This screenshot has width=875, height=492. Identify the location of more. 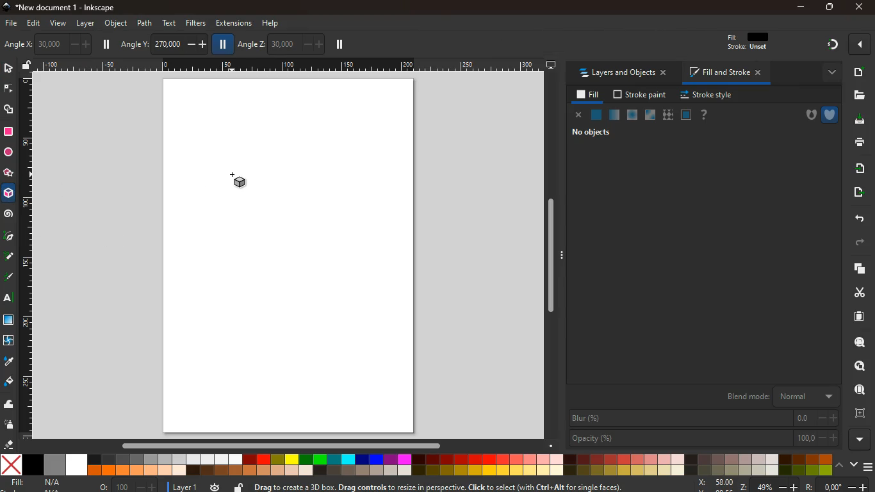
(860, 44).